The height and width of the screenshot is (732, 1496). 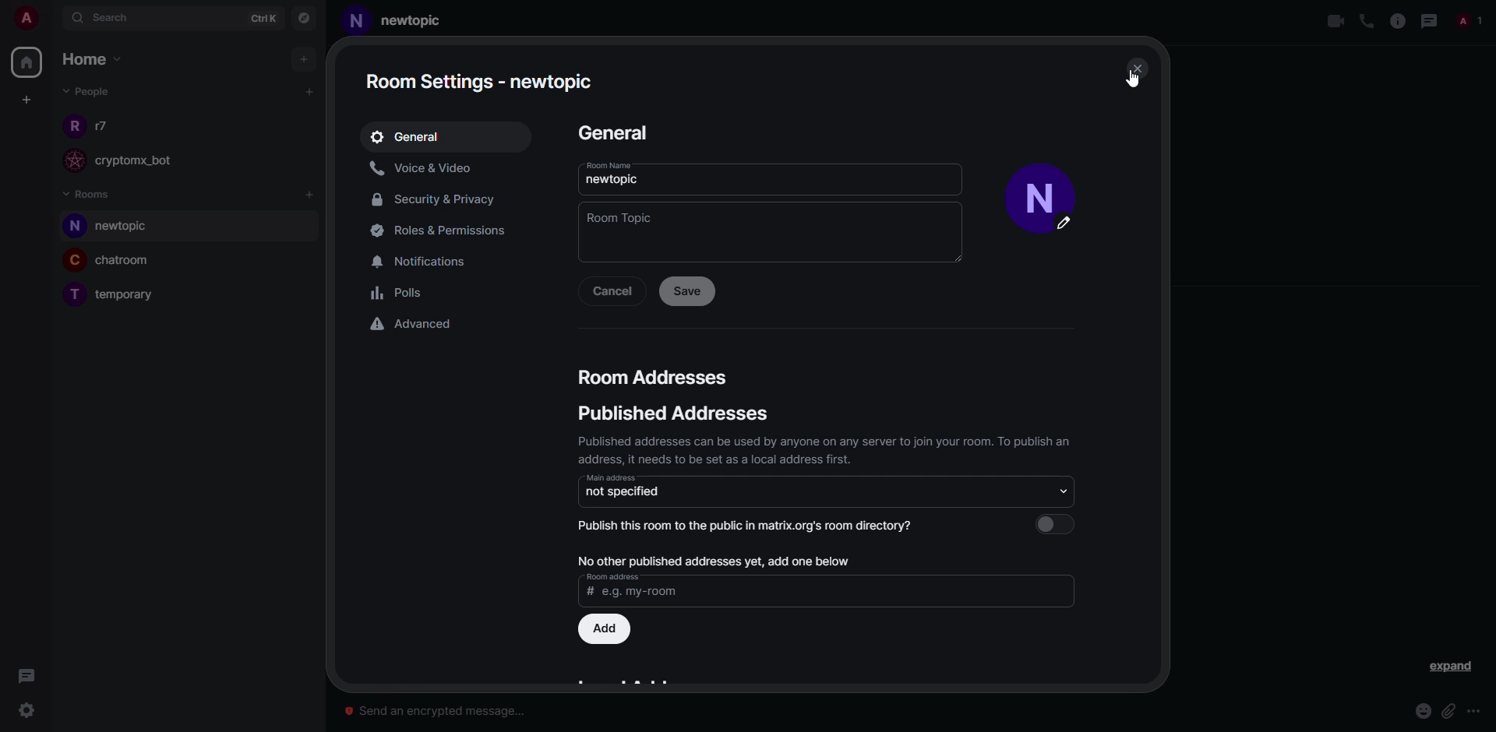 What do you see at coordinates (436, 231) in the screenshot?
I see `roles` at bounding box center [436, 231].